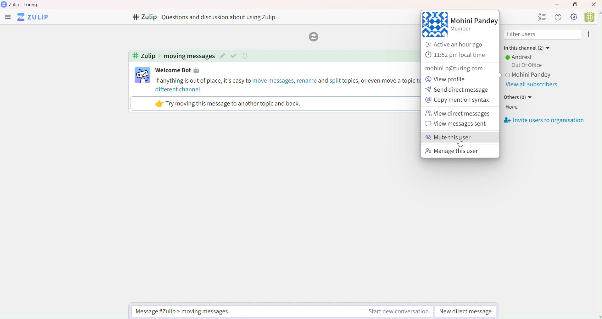 The height and width of the screenshot is (319, 602). Describe the element at coordinates (526, 47) in the screenshot. I see `In this channel (2) ` at that location.